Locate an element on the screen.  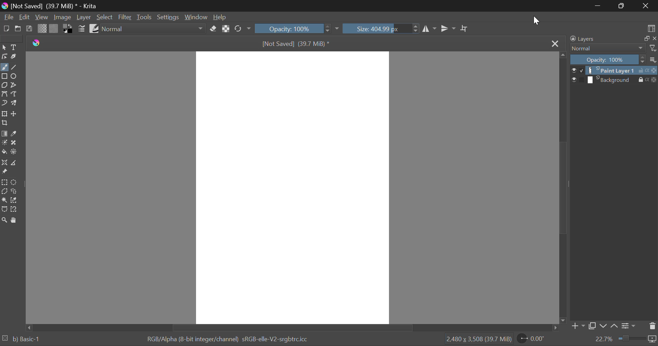
Restore Down is located at coordinates (598, 7).